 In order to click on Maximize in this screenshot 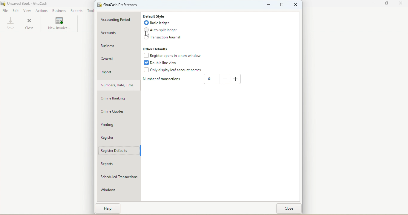, I will do `click(387, 4)`.